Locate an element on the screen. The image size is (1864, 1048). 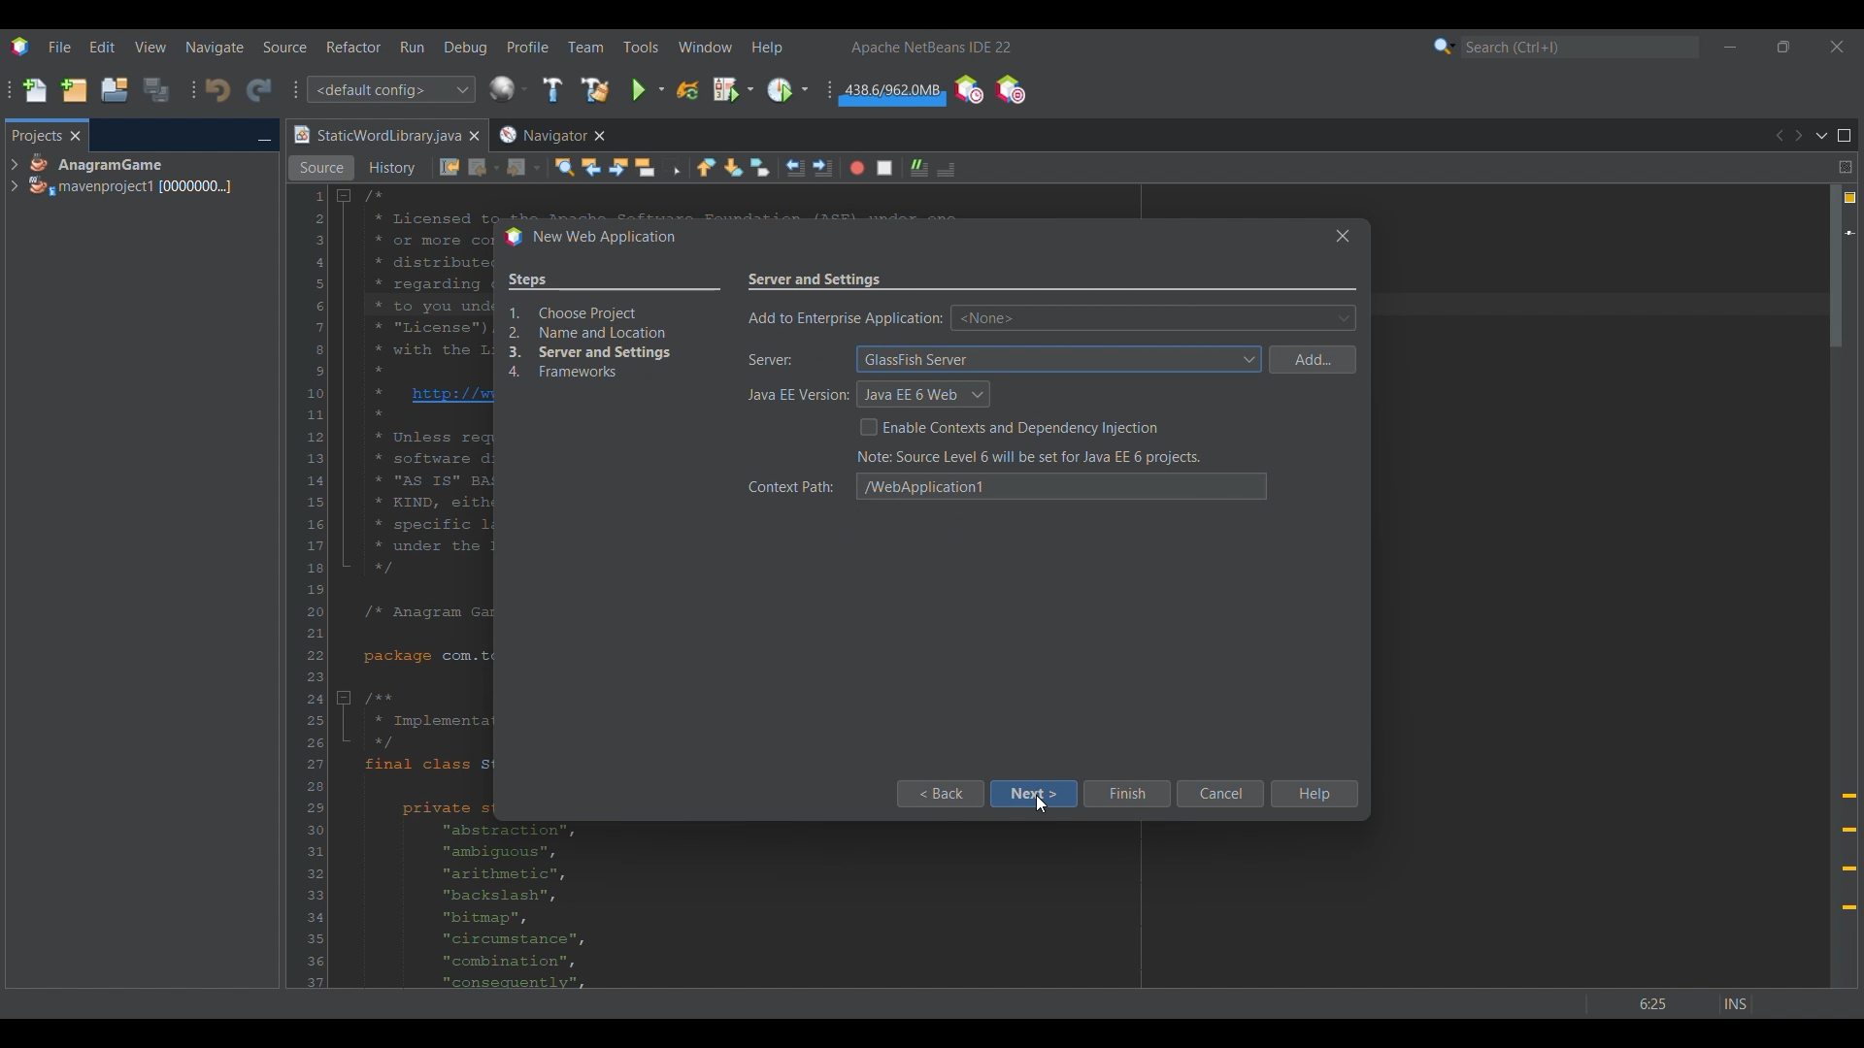
Pause I/O checks is located at coordinates (1010, 89).